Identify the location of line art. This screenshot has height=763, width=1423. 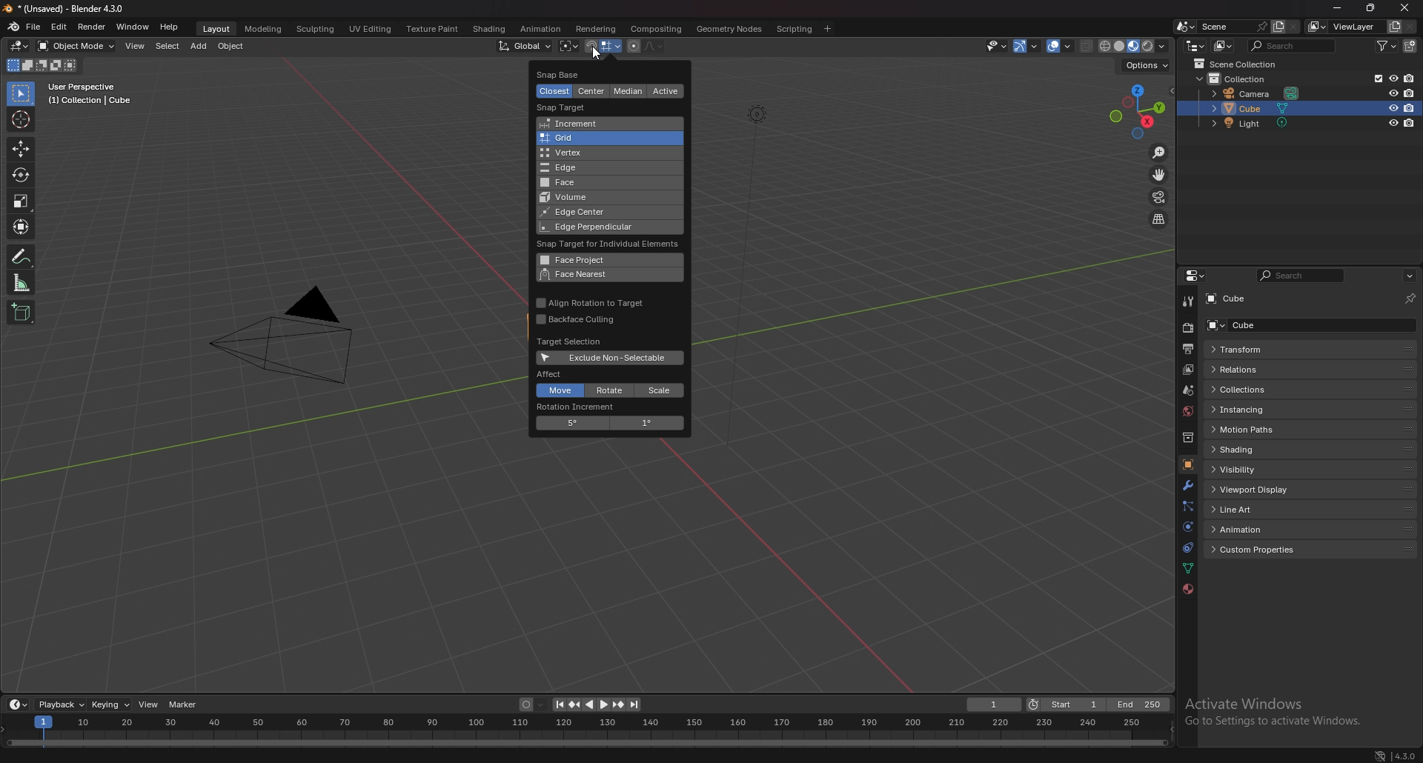
(1256, 509).